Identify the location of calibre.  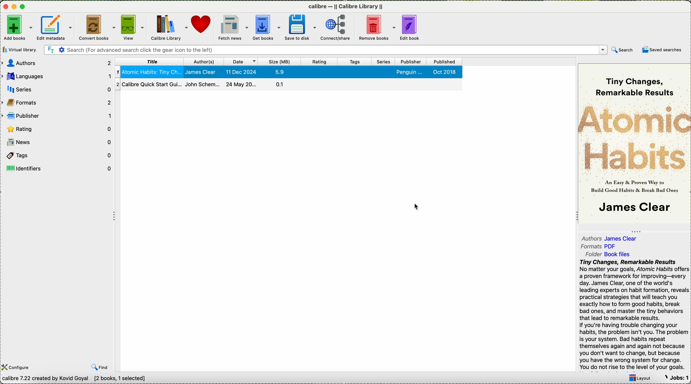
(345, 7).